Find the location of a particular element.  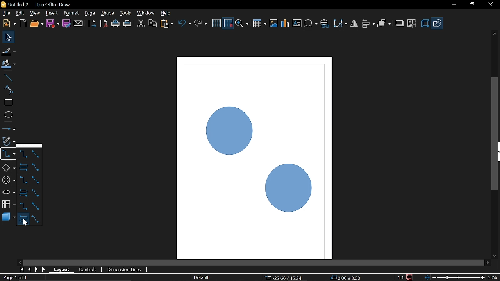

COnnector is located at coordinates (8, 153).